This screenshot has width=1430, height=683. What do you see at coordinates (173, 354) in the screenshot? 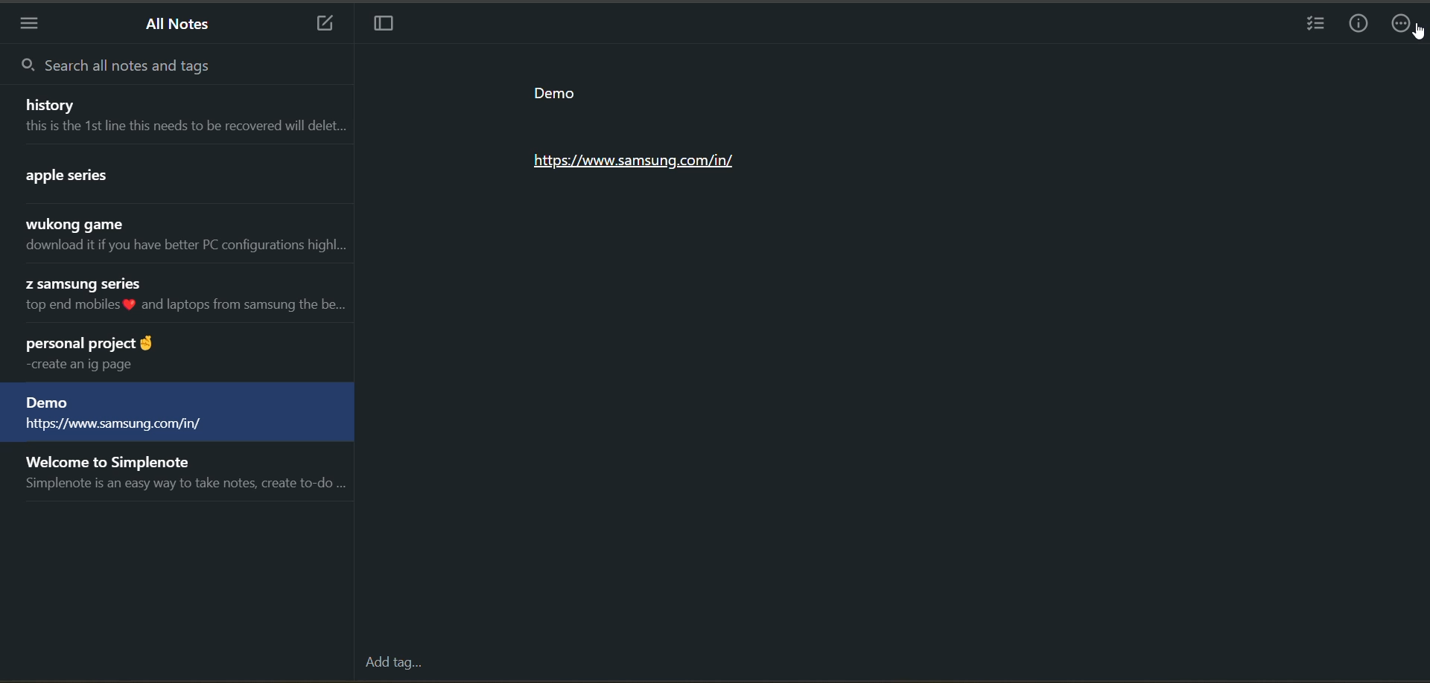
I see `note title and preview` at bounding box center [173, 354].